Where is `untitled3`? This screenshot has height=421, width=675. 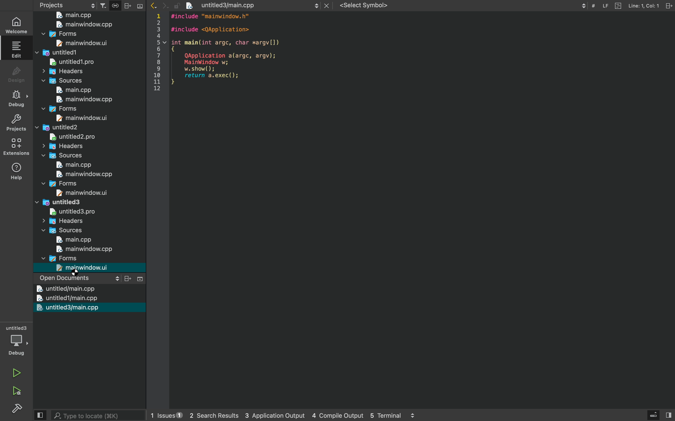
untitled3 is located at coordinates (66, 308).